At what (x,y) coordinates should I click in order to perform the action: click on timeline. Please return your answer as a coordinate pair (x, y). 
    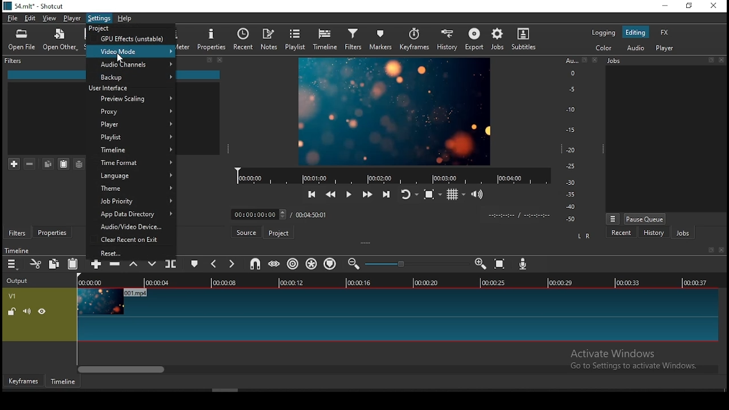
    Looking at the image, I should click on (326, 39).